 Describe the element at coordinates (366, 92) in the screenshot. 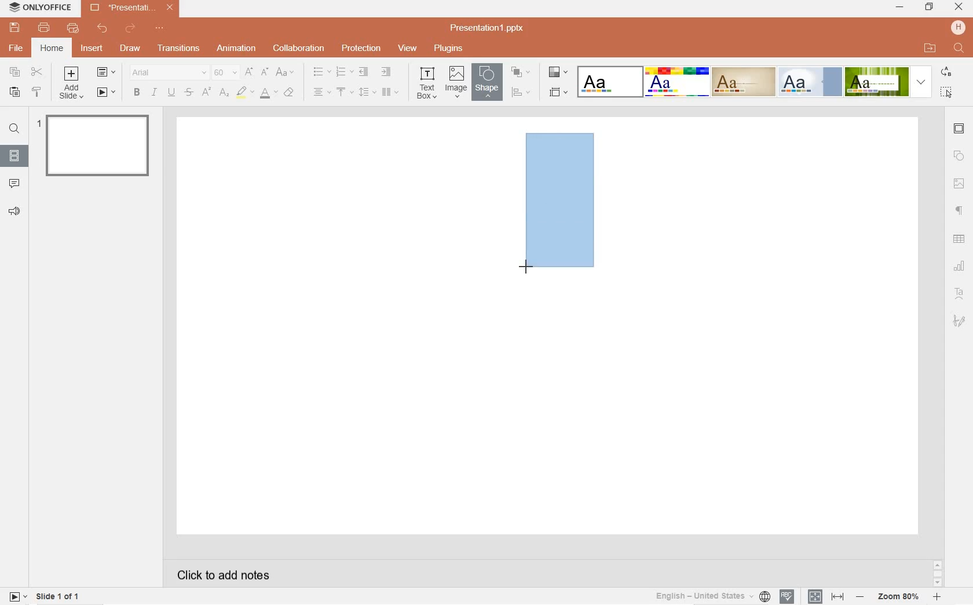

I see `line spacing` at that location.